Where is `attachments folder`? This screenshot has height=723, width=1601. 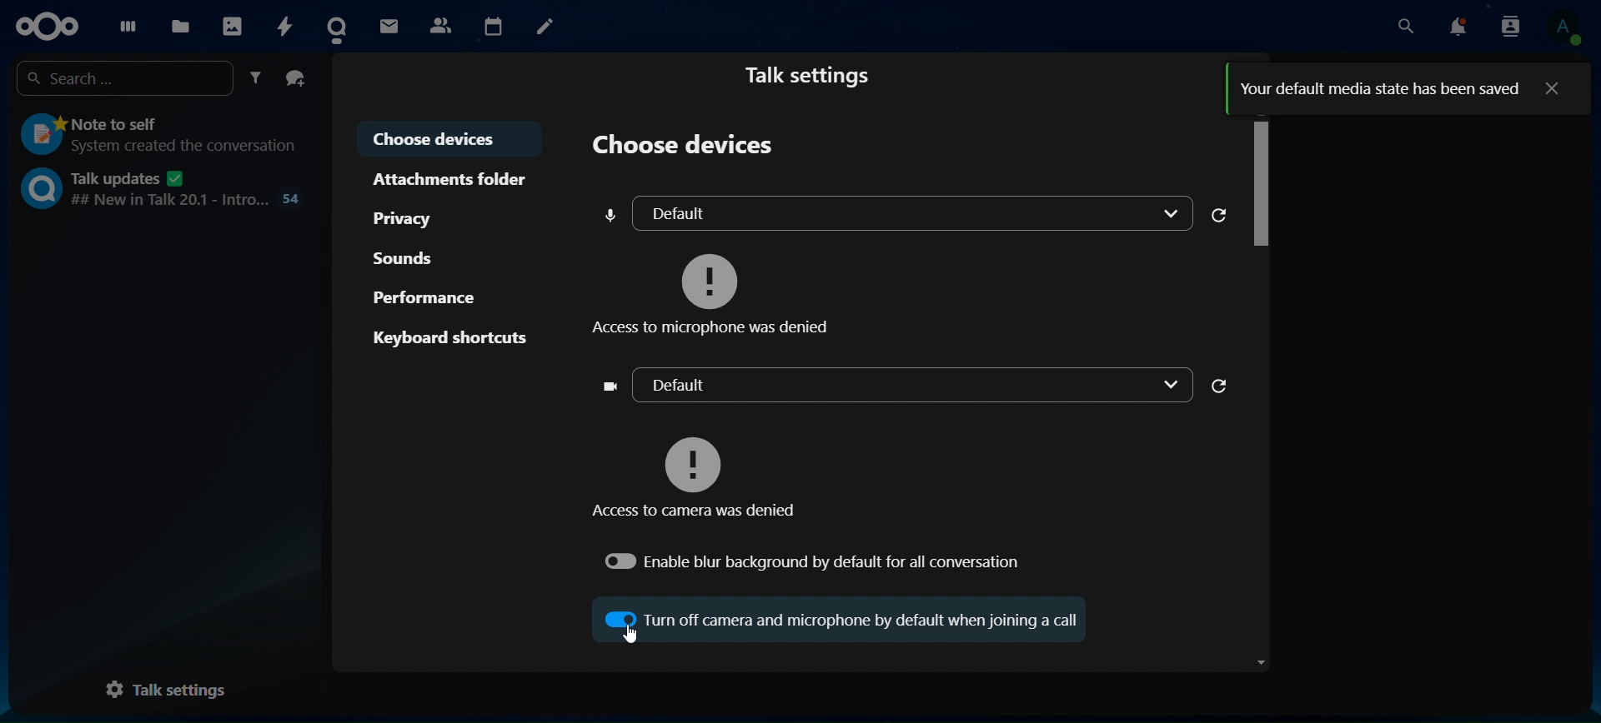
attachments folder is located at coordinates (451, 179).